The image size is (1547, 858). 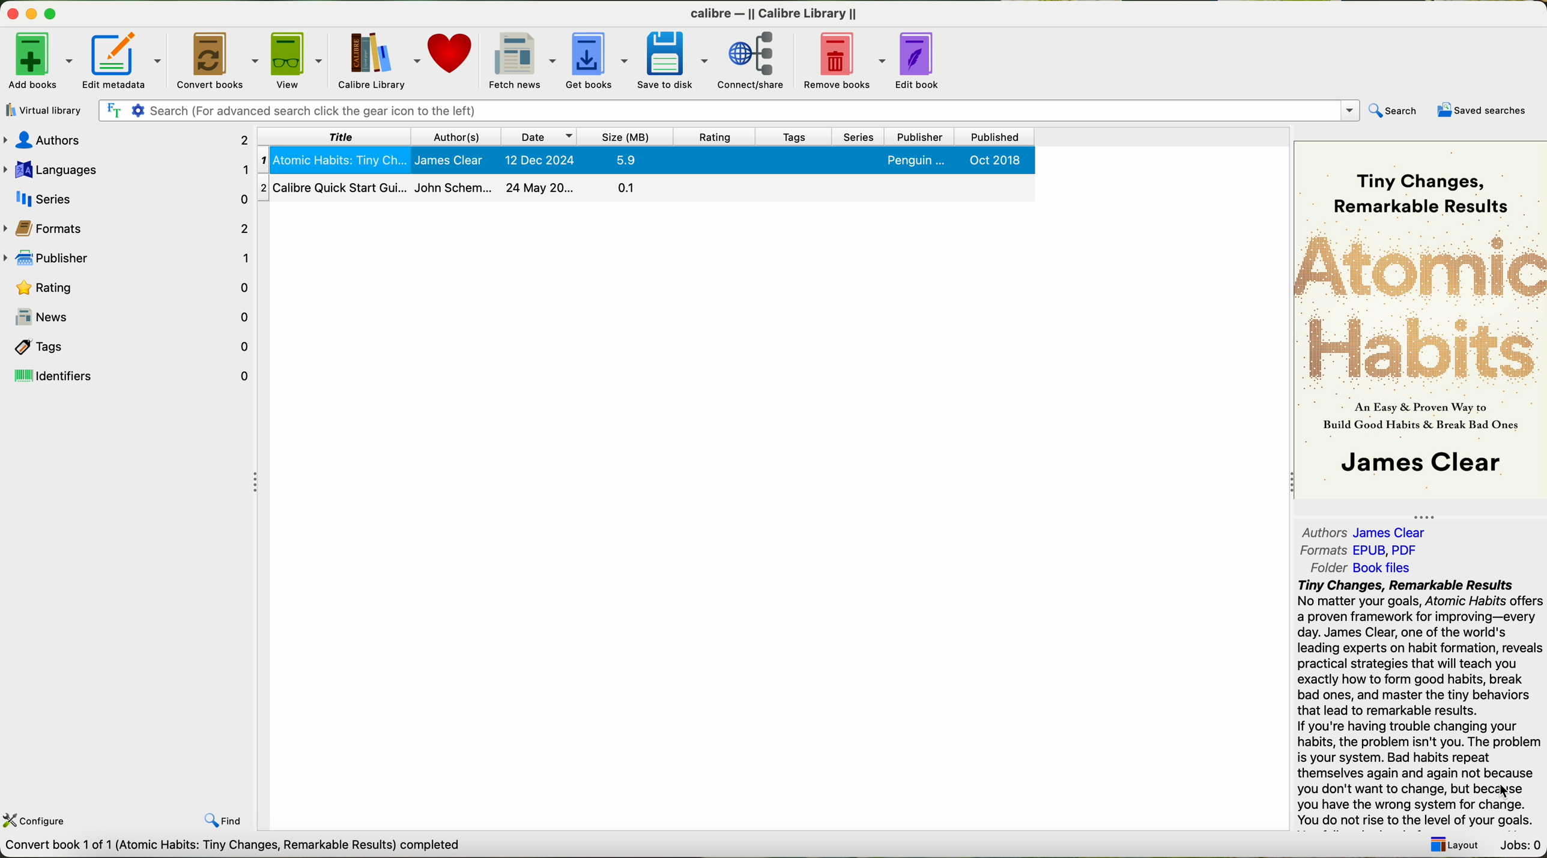 I want to click on virtual library, so click(x=44, y=110).